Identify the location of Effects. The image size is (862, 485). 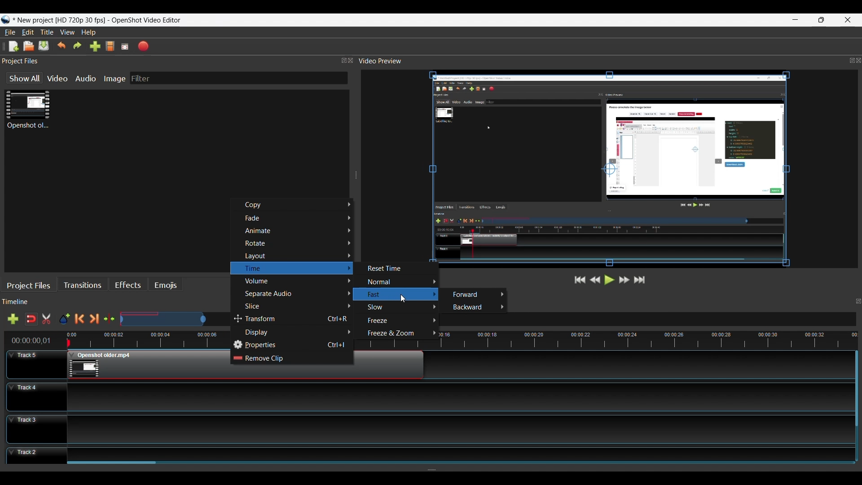
(128, 286).